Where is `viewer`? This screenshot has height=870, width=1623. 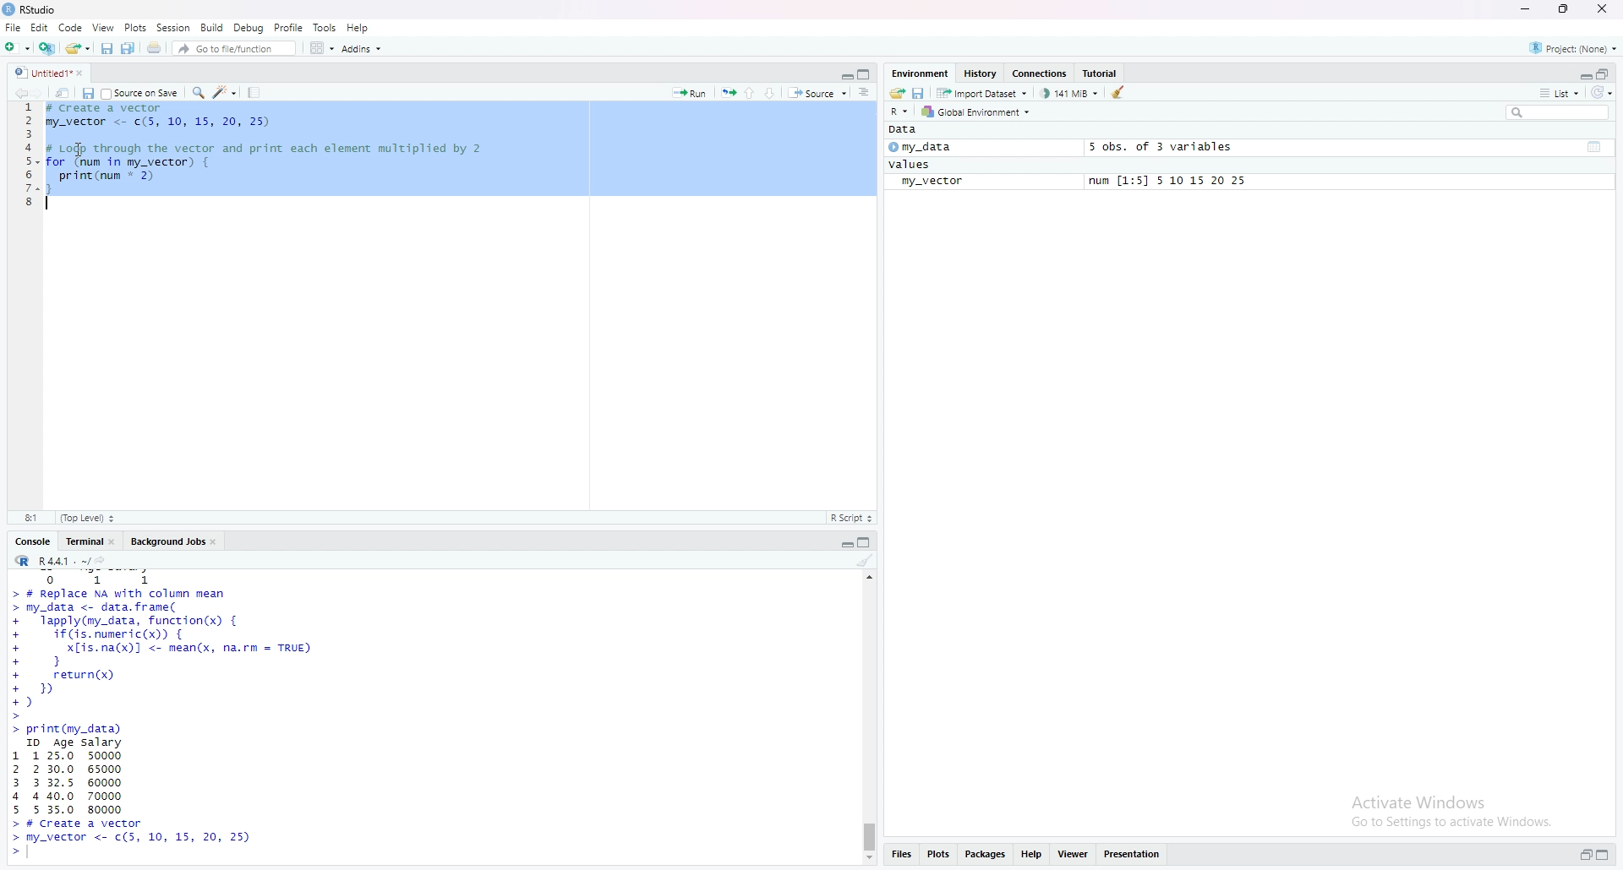
viewer is located at coordinates (1074, 852).